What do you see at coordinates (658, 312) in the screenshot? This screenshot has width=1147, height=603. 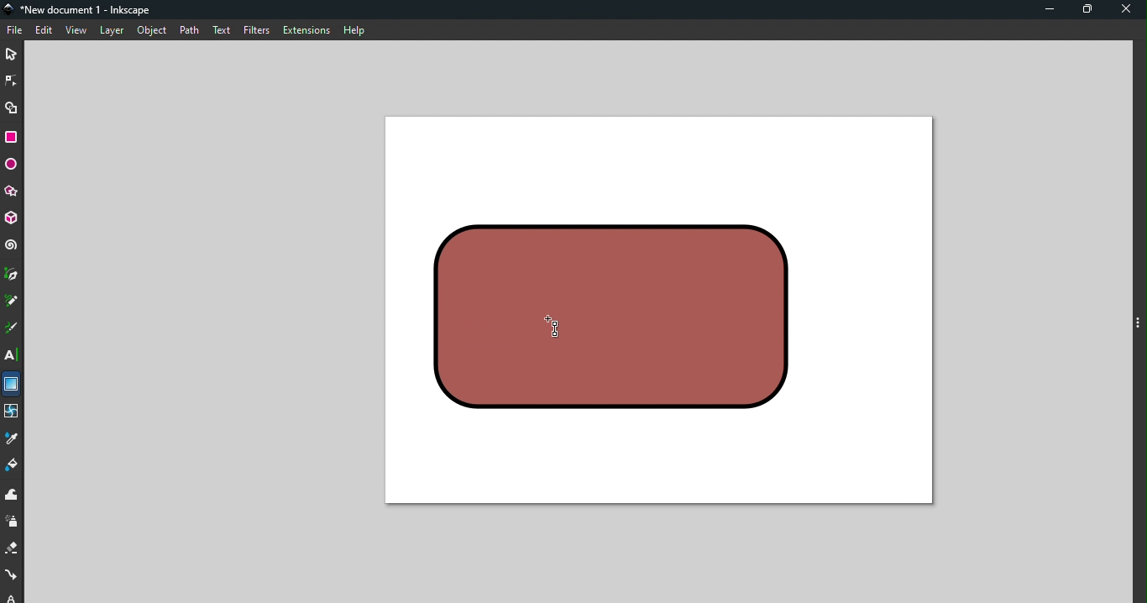 I see `Canvas` at bounding box center [658, 312].